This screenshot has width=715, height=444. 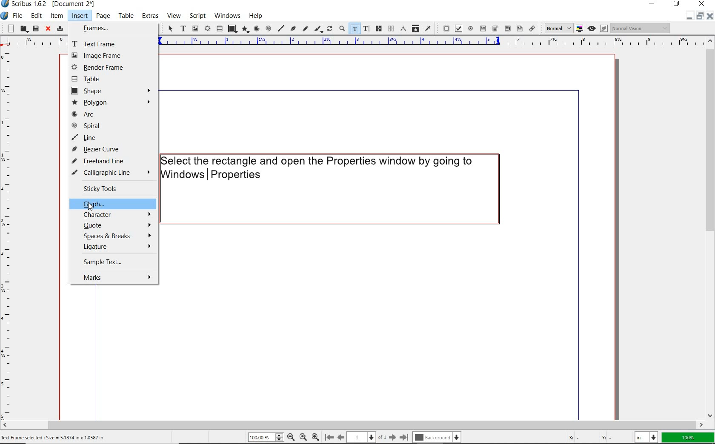 What do you see at coordinates (112, 91) in the screenshot?
I see `shape` at bounding box center [112, 91].